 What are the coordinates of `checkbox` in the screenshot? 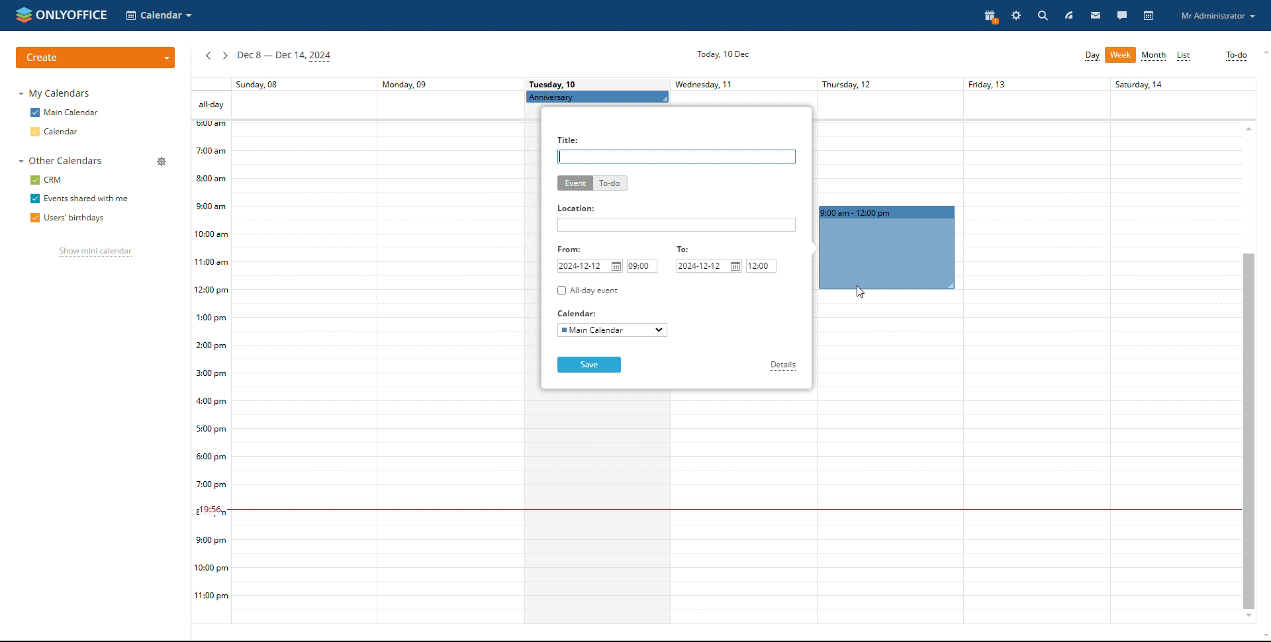 It's located at (34, 179).